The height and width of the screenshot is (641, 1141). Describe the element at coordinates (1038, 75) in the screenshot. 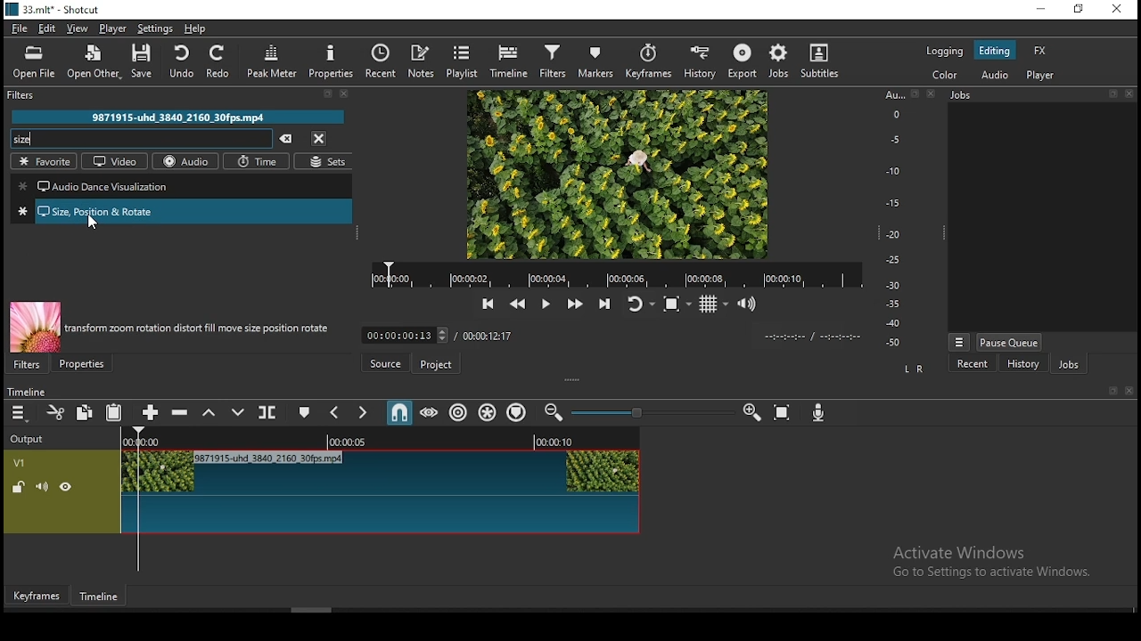

I see `player` at that location.